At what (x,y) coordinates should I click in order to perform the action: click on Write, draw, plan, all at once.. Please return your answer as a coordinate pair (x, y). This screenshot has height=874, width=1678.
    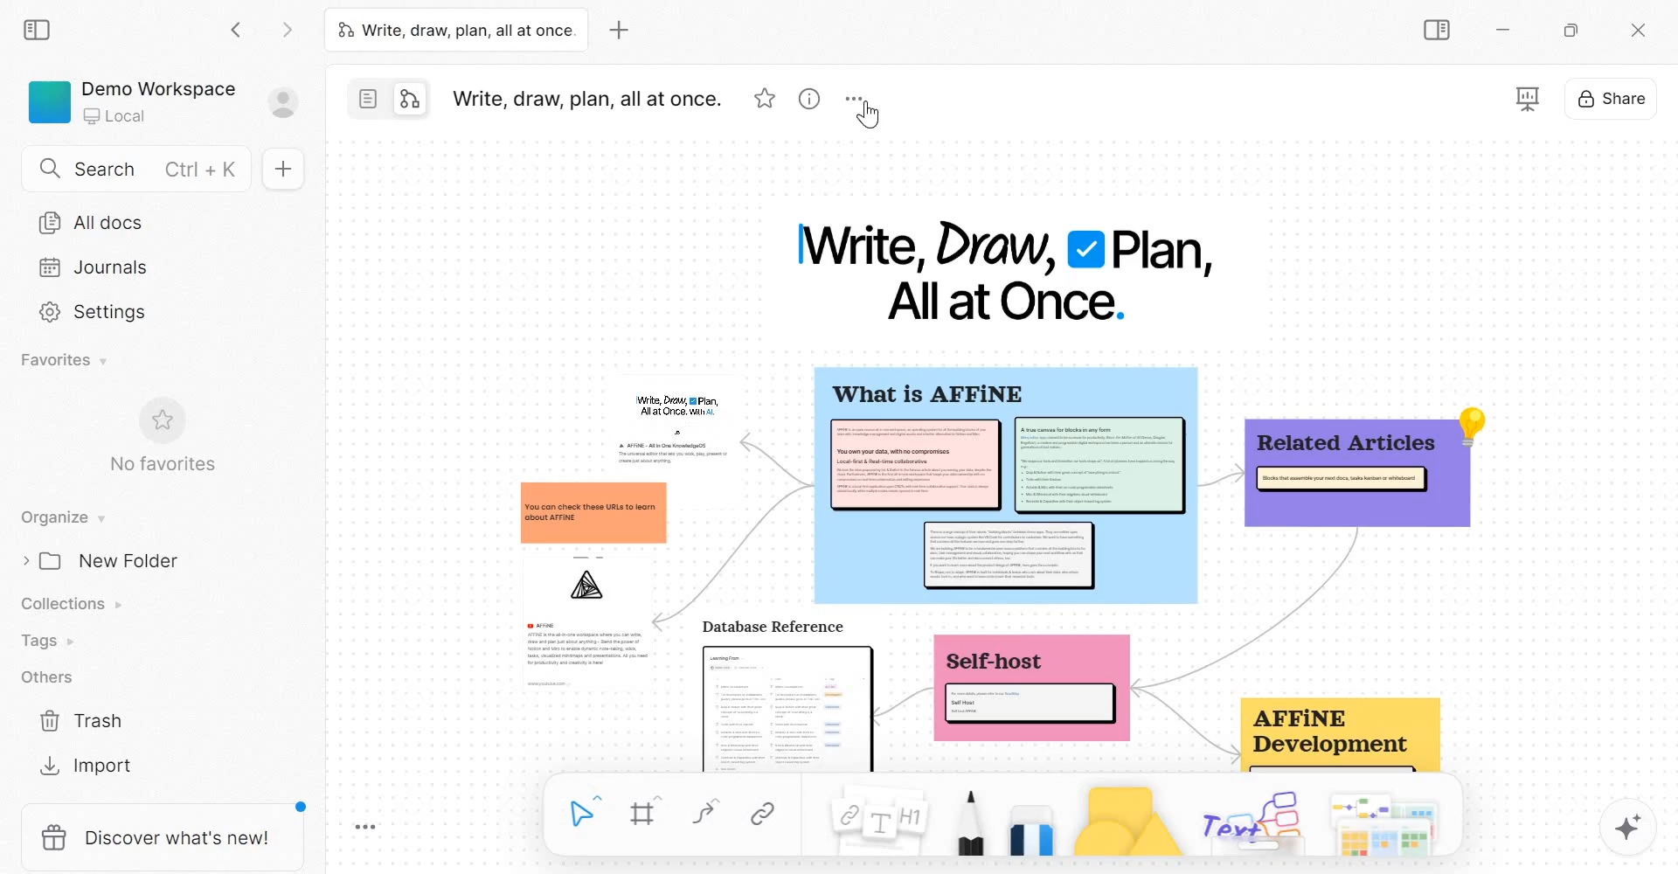
    Looking at the image, I should click on (590, 100).